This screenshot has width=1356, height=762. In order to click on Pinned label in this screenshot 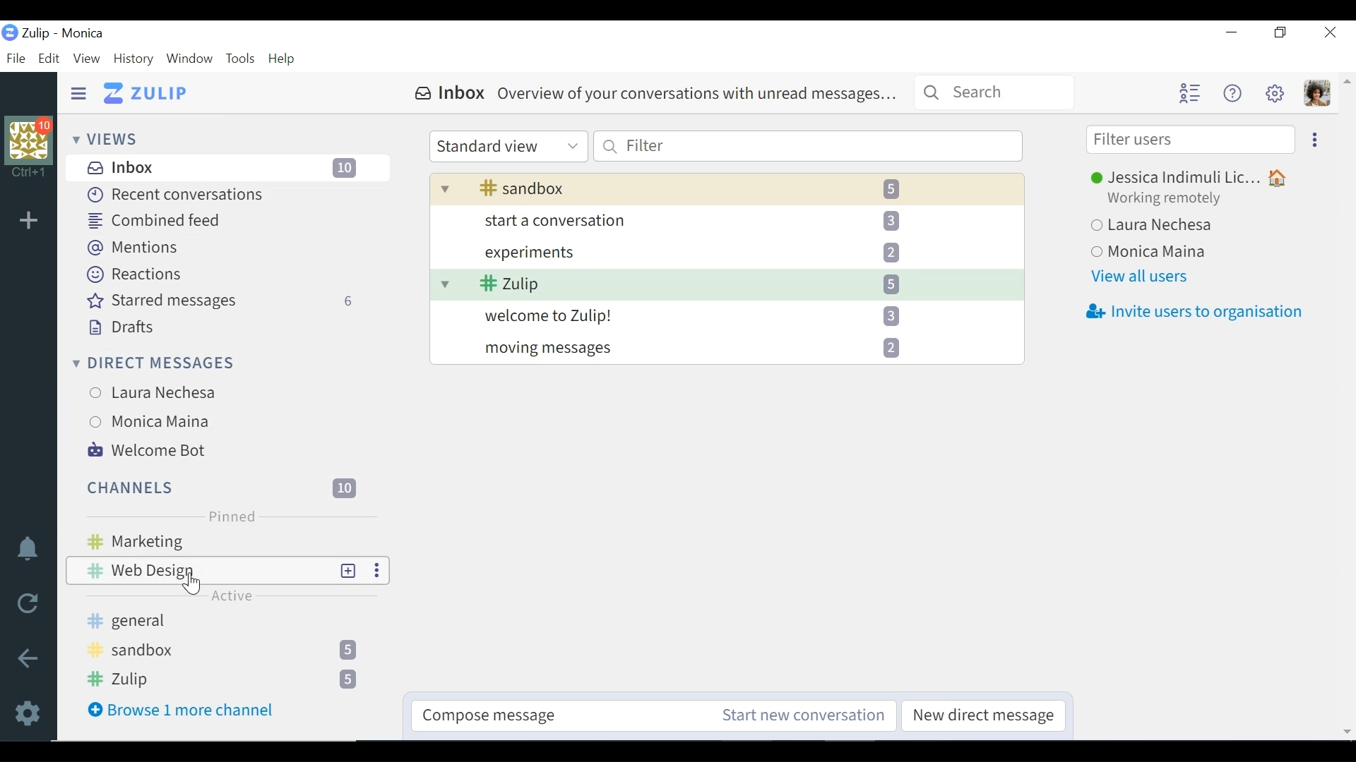, I will do `click(230, 516)`.